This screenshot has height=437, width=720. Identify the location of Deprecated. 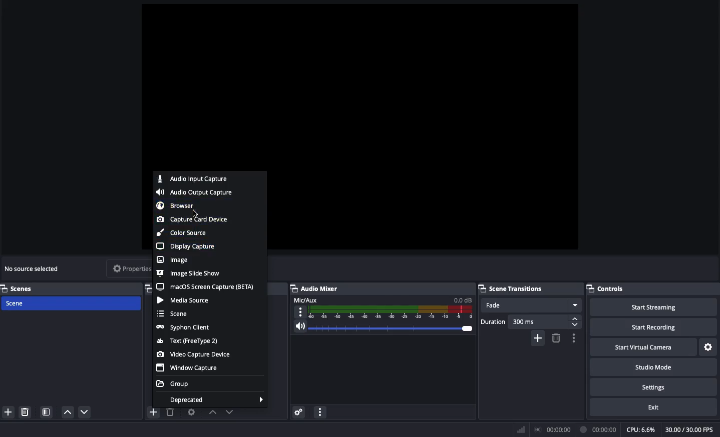
(209, 400).